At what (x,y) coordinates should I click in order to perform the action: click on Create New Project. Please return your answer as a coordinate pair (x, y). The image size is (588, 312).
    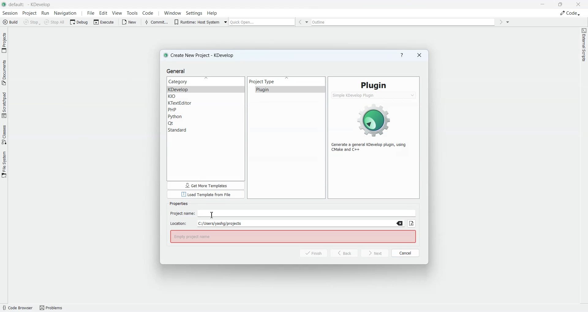
    Looking at the image, I should click on (201, 55).